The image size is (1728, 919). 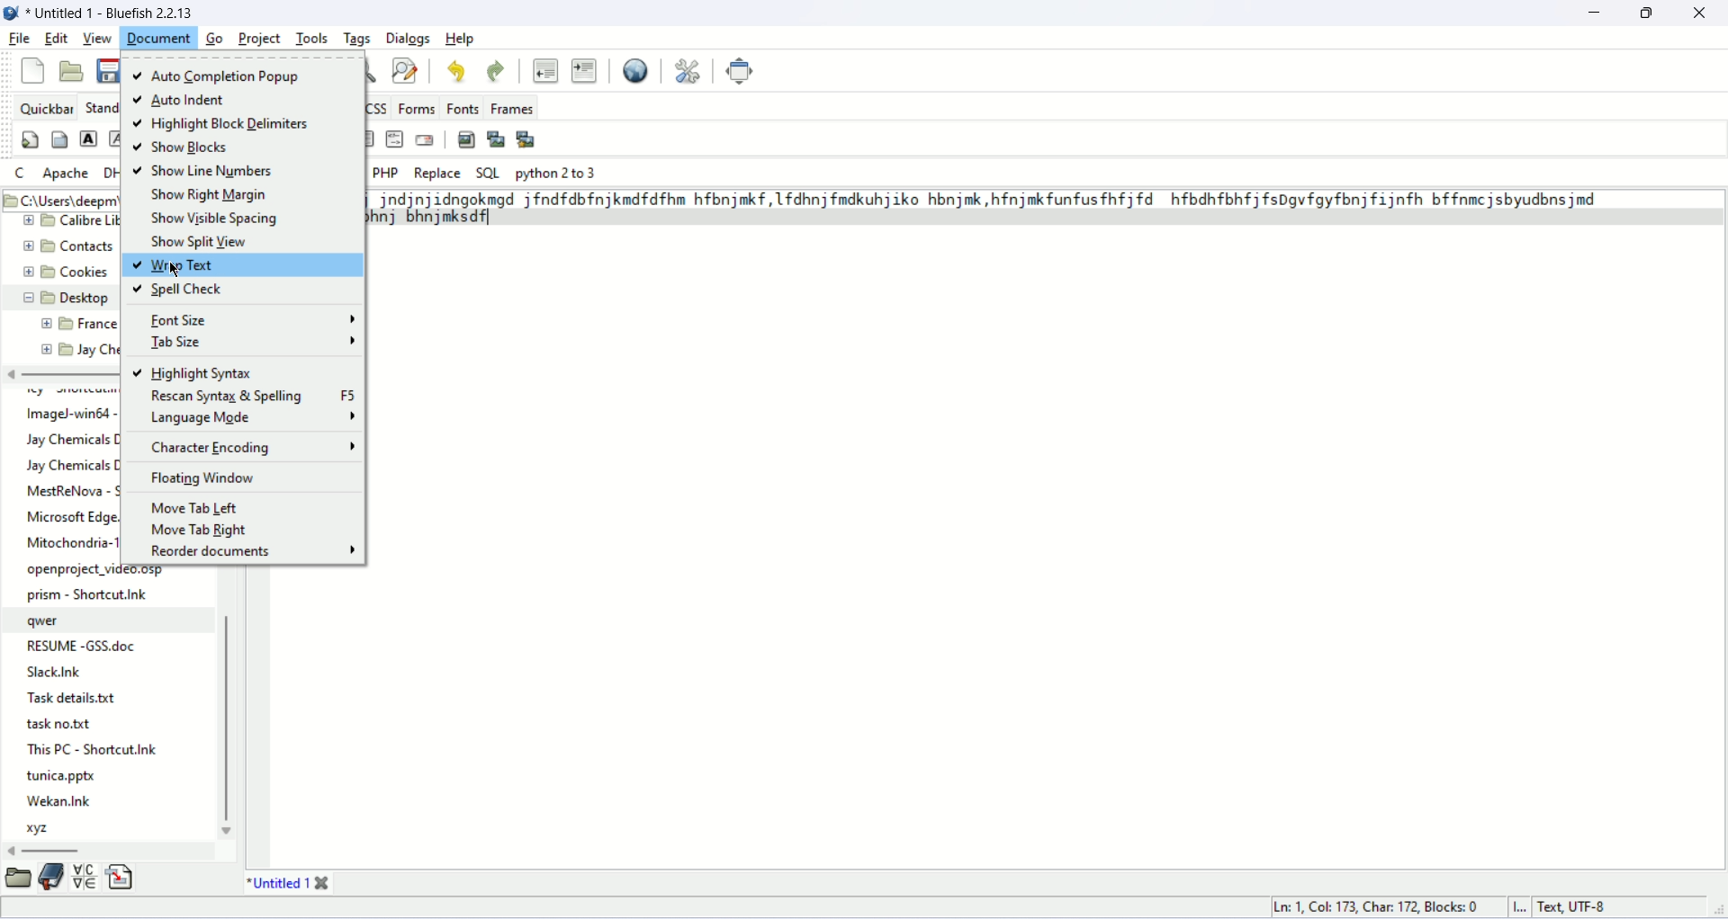 What do you see at coordinates (1699, 13) in the screenshot?
I see `close` at bounding box center [1699, 13].